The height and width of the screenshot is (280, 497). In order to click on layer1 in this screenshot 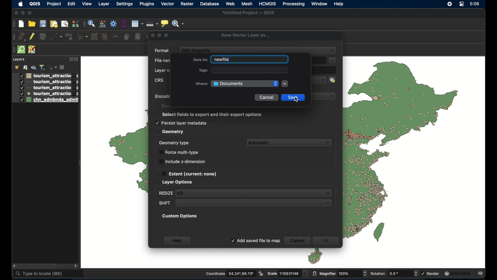, I will do `click(45, 76)`.